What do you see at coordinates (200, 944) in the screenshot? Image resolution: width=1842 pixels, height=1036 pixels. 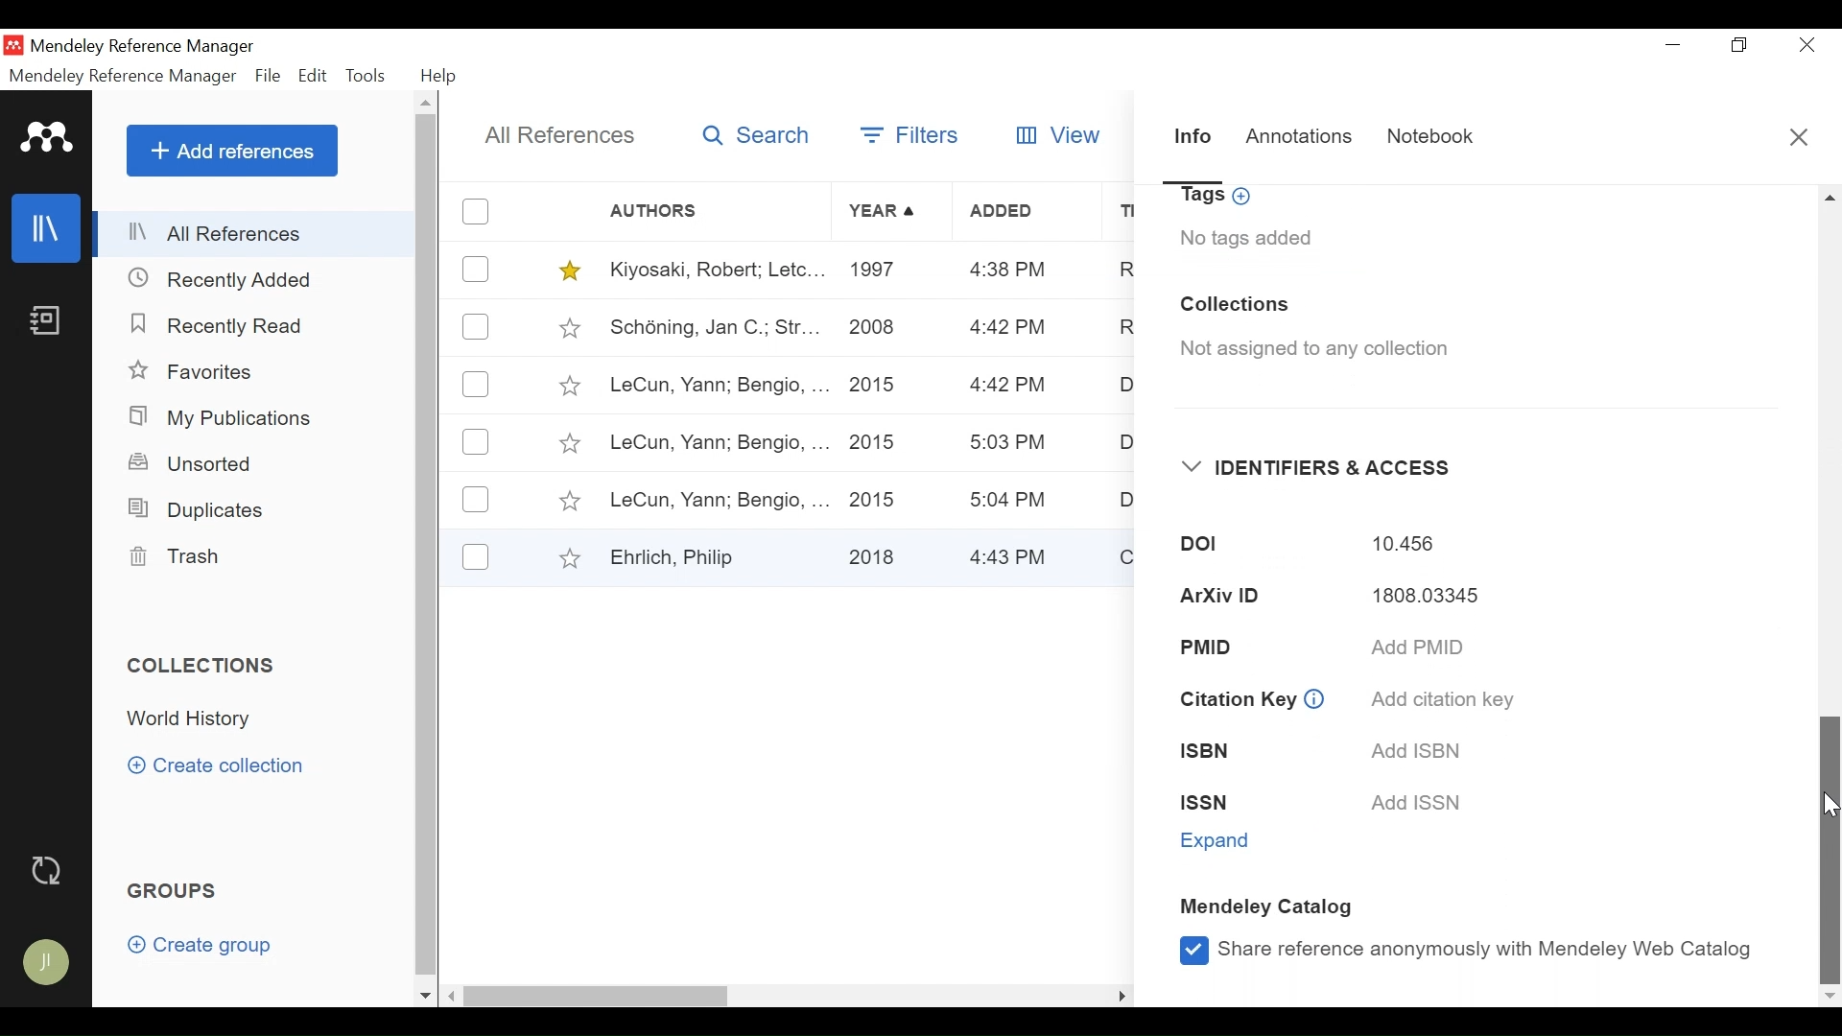 I see `Create group` at bounding box center [200, 944].